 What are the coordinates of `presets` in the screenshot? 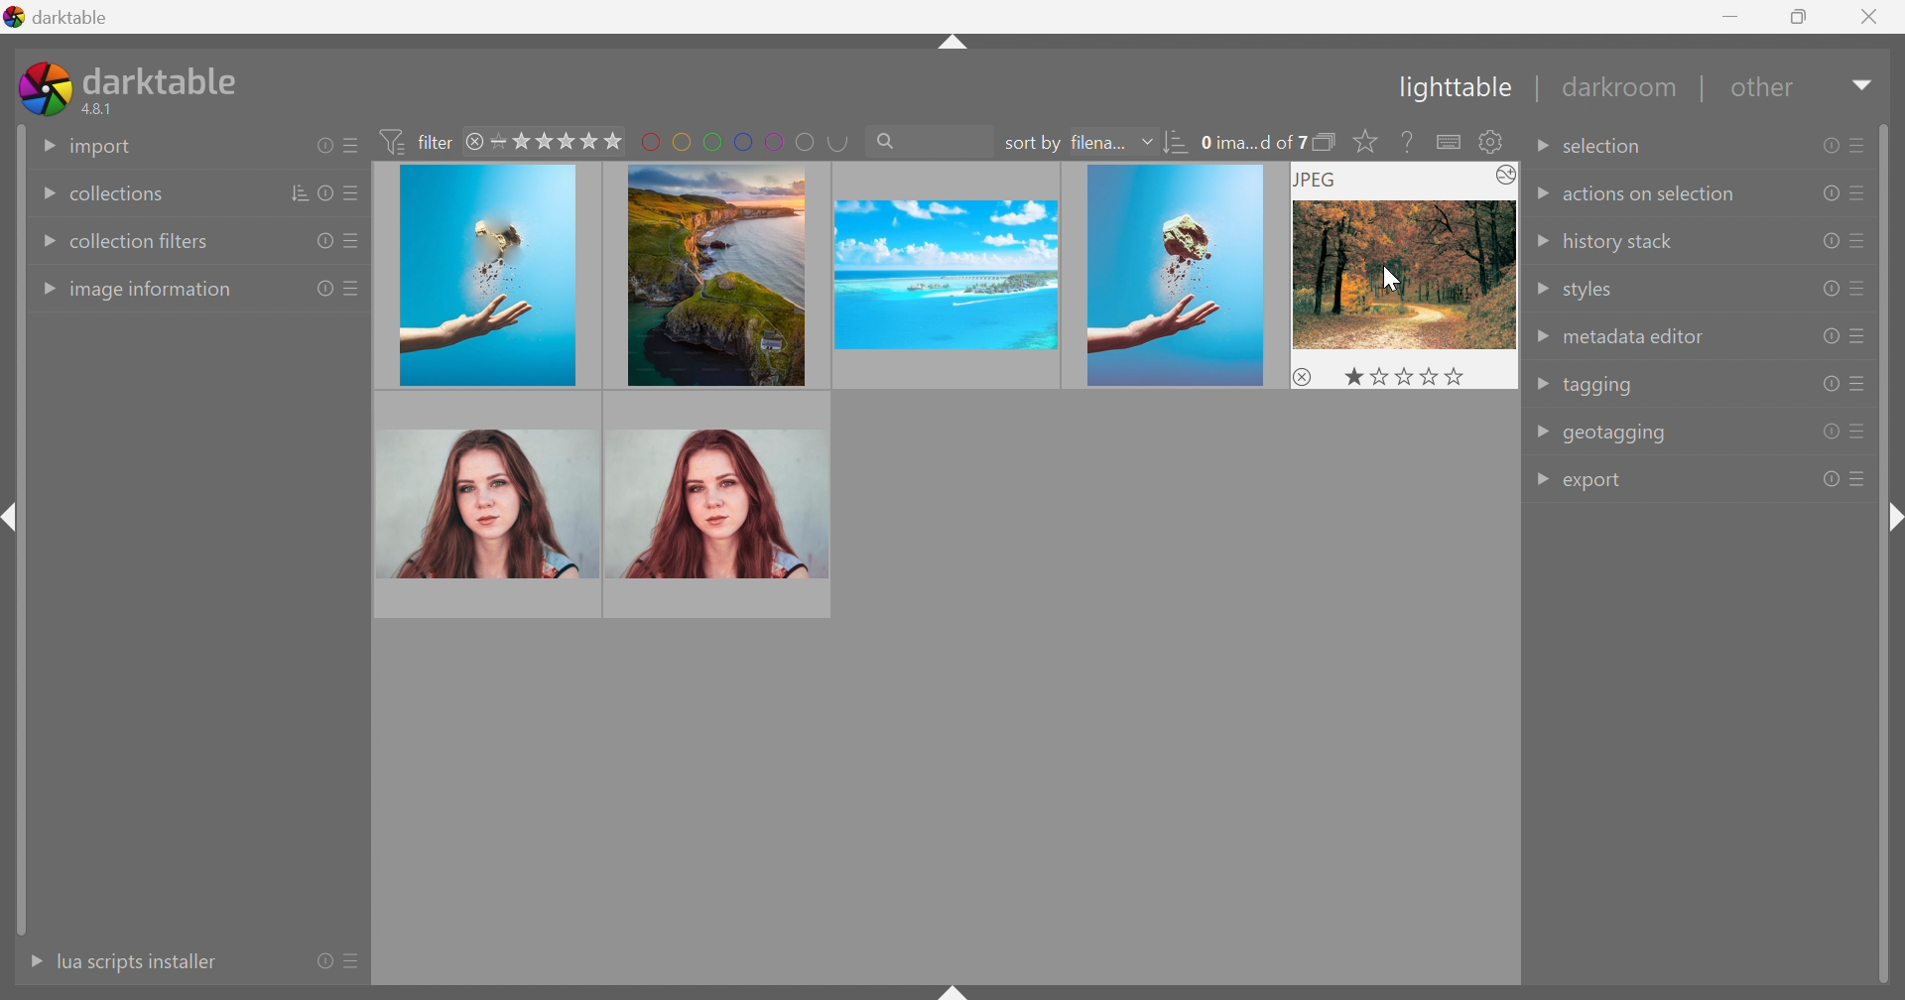 It's located at (1858, 143).